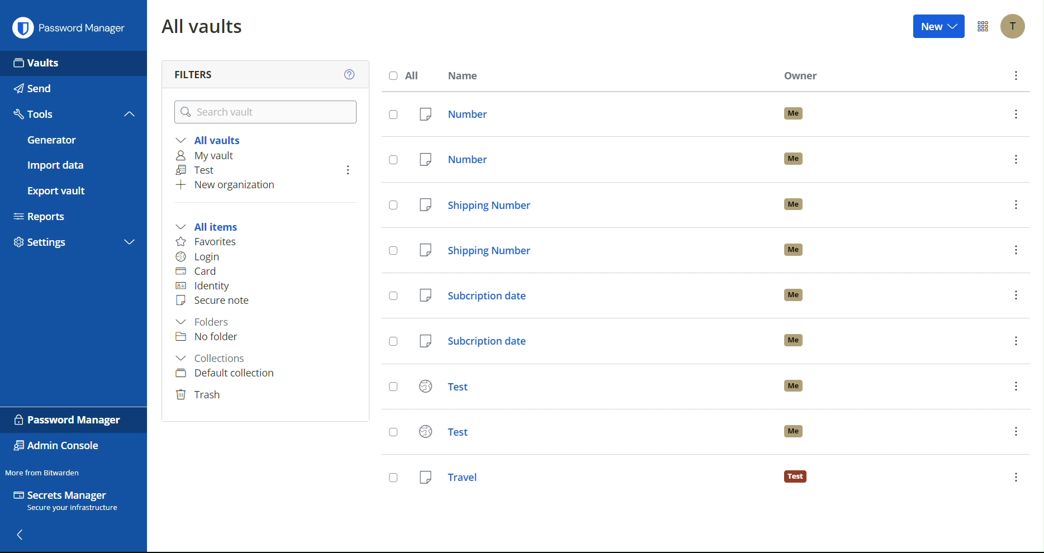 This screenshot has width=1044, height=553. I want to click on Filters, so click(193, 71).